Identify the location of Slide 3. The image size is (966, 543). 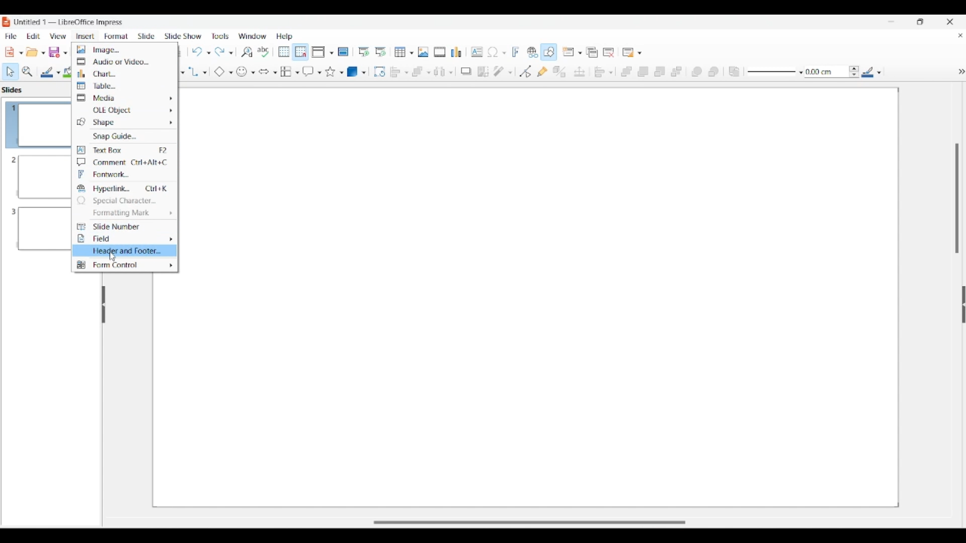
(34, 232).